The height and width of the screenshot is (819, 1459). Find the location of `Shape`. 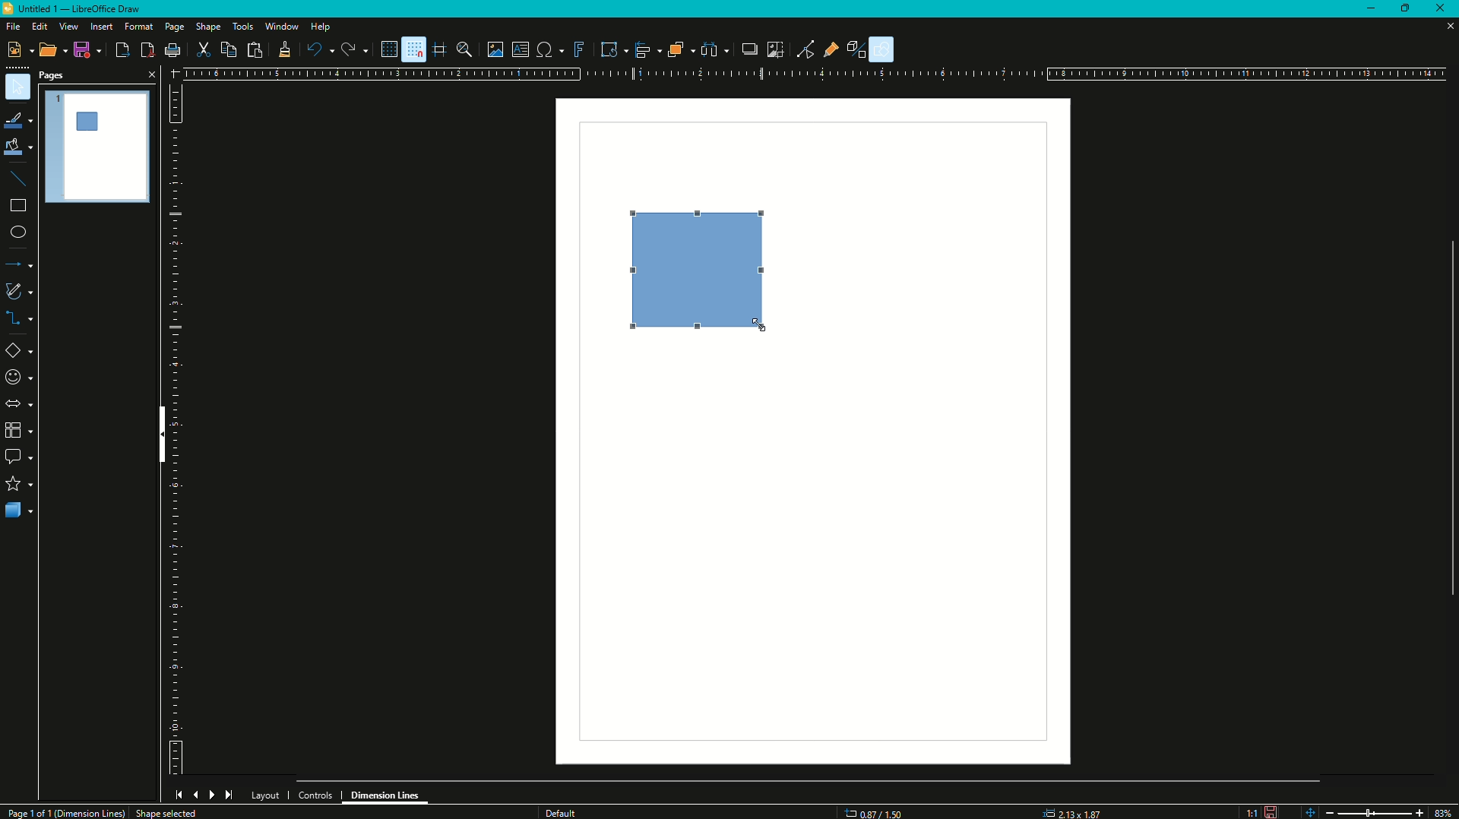

Shape is located at coordinates (208, 28).